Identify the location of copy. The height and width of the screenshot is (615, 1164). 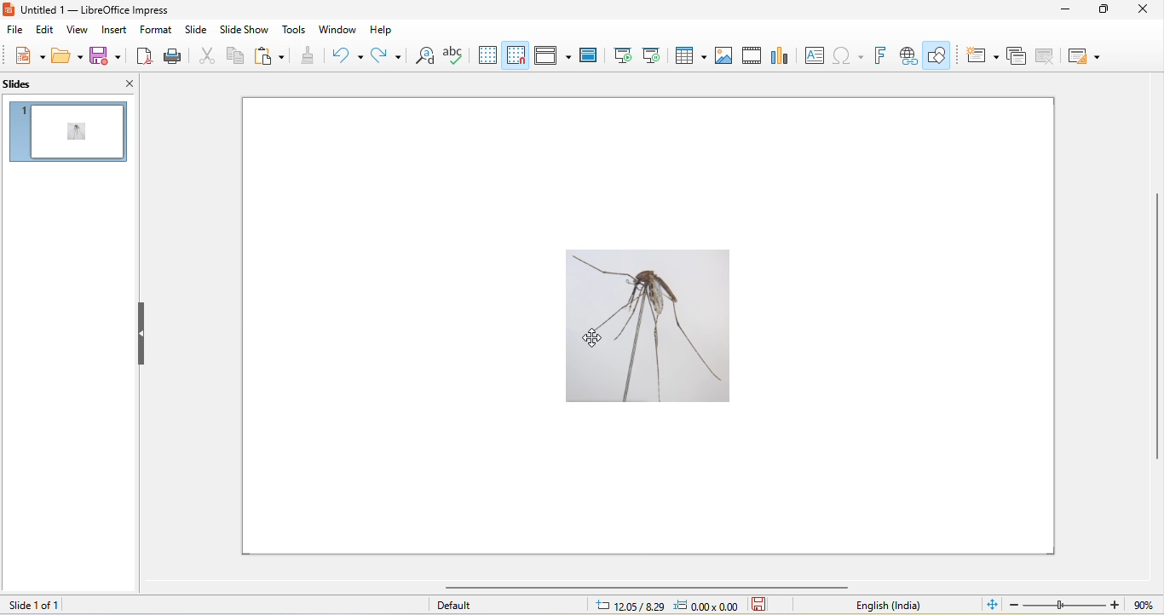
(240, 55).